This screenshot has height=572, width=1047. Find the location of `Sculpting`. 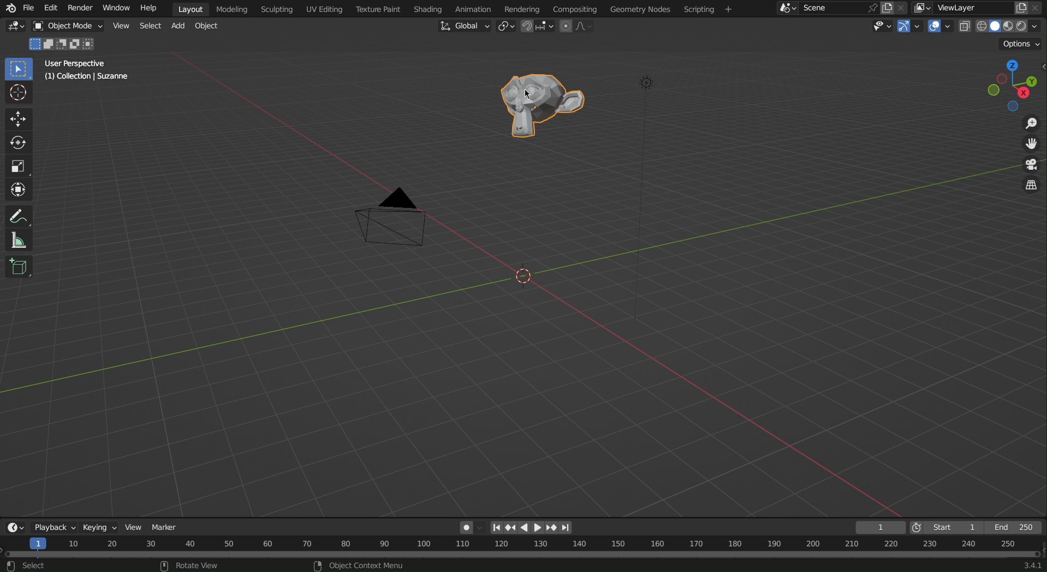

Sculpting is located at coordinates (274, 10).